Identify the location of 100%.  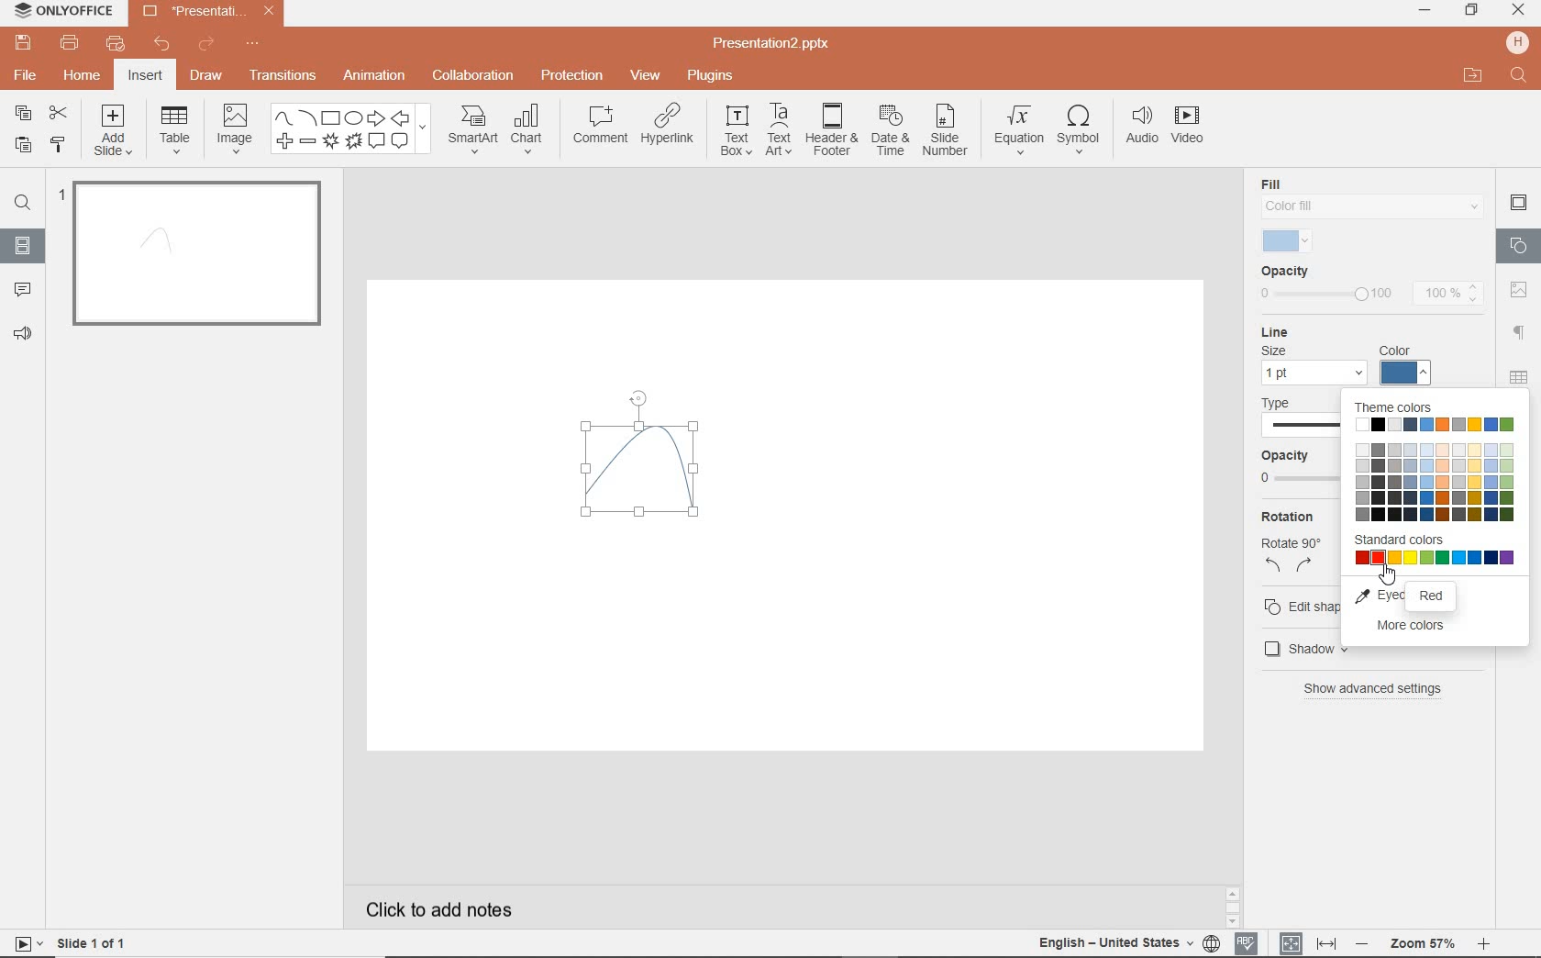
(1446, 292).